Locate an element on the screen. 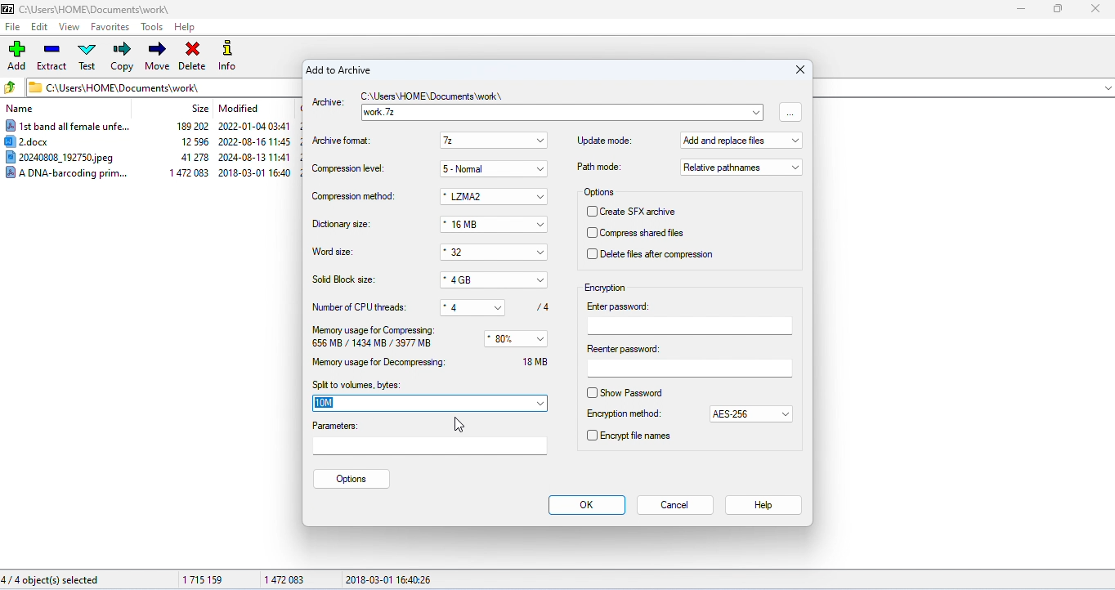 The image size is (1115, 590). 80% is located at coordinates (507, 339).